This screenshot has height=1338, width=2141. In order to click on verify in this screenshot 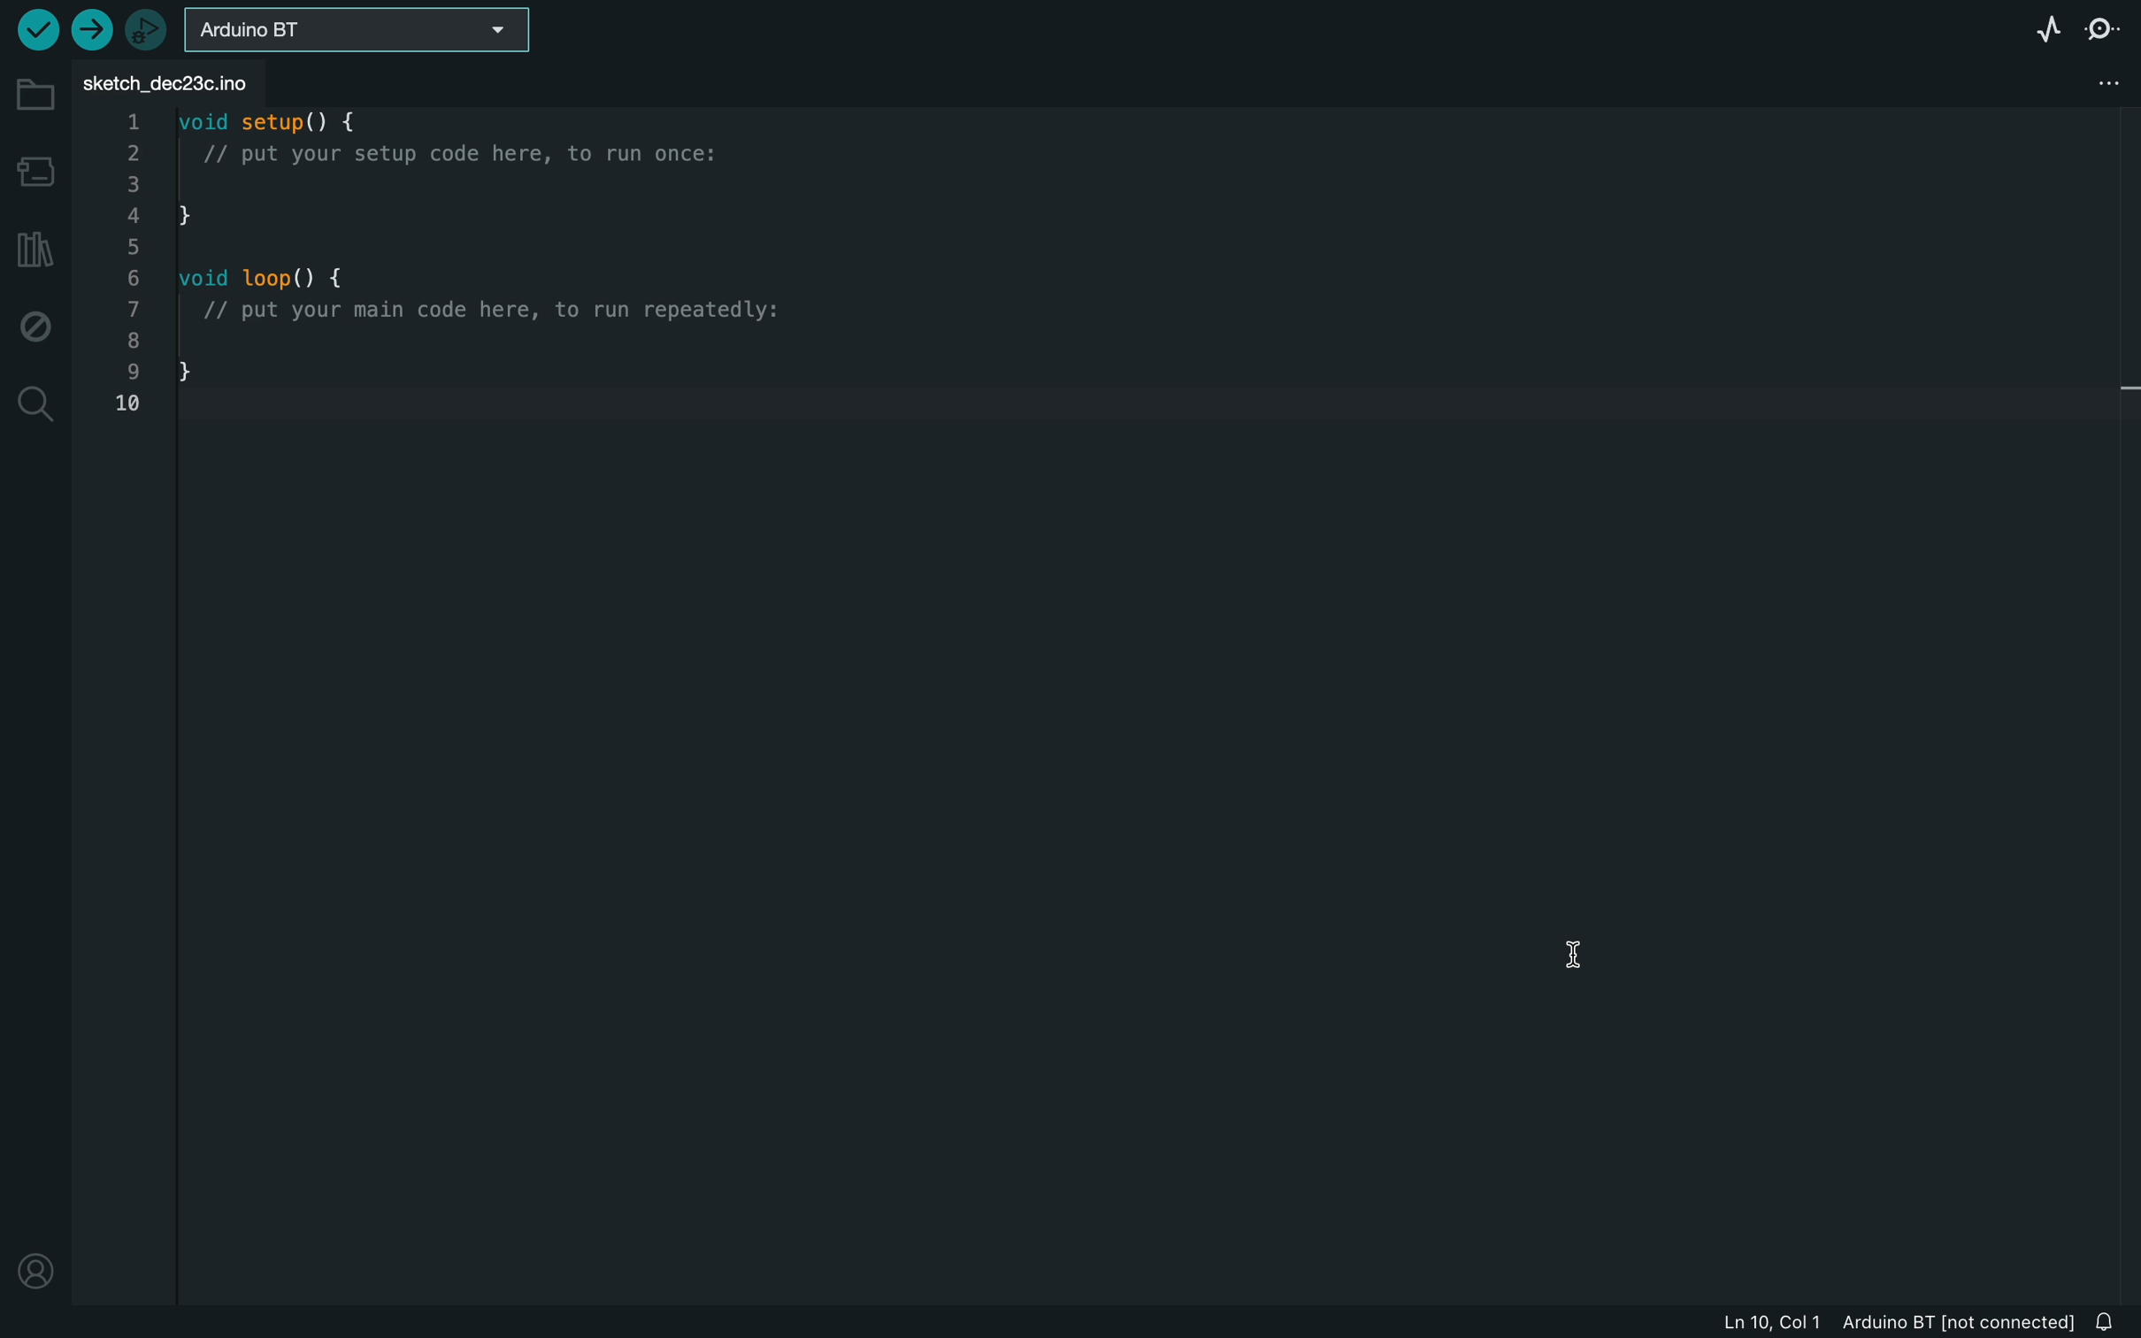, I will do `click(34, 28)`.